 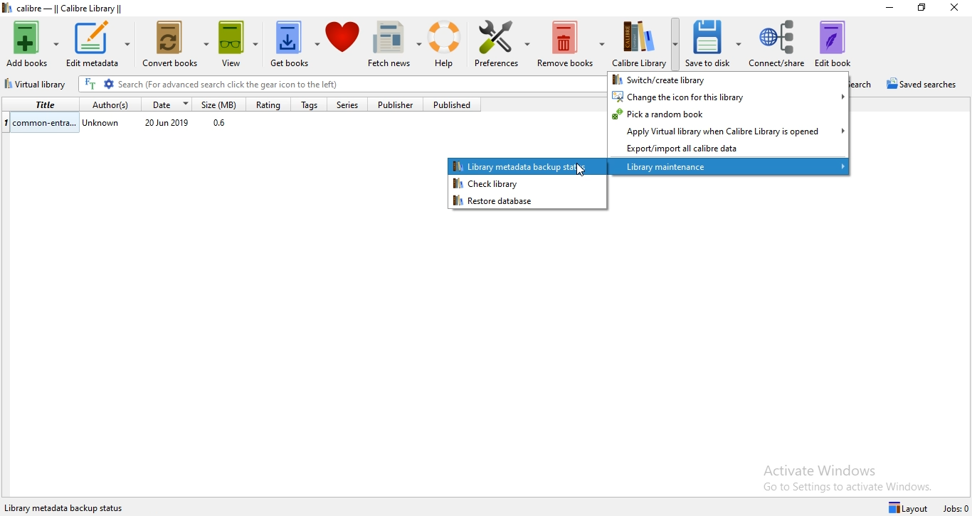 I want to click on pick a random book, so click(x=729, y=114).